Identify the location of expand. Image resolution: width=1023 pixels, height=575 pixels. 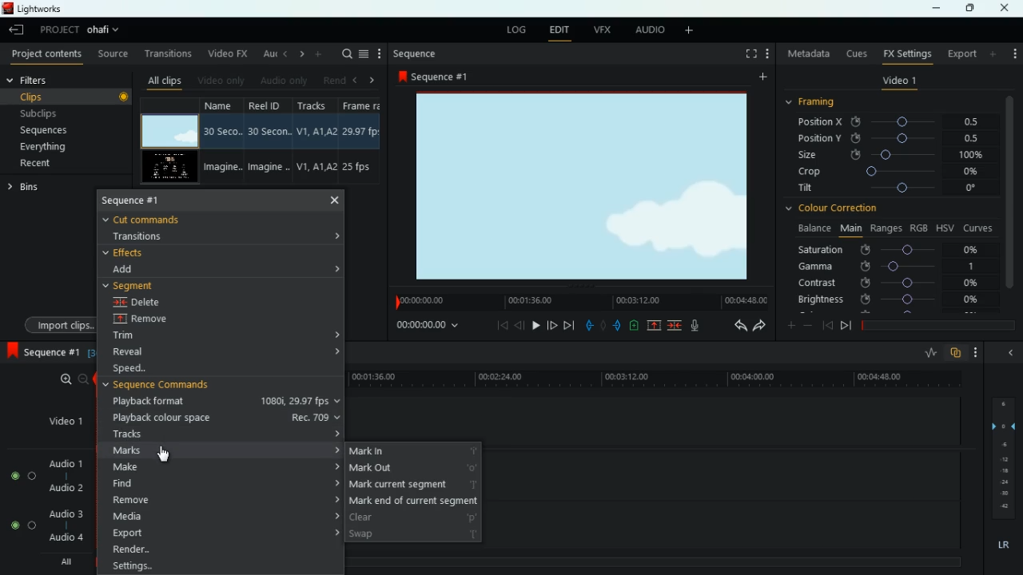
(328, 267).